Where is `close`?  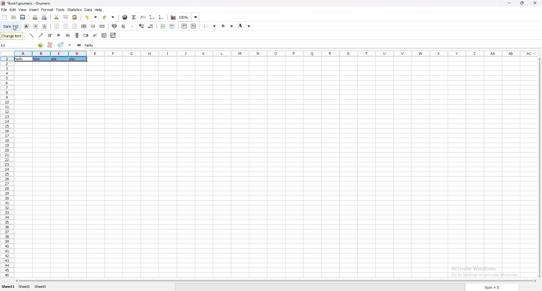 close is located at coordinates (536, 3).